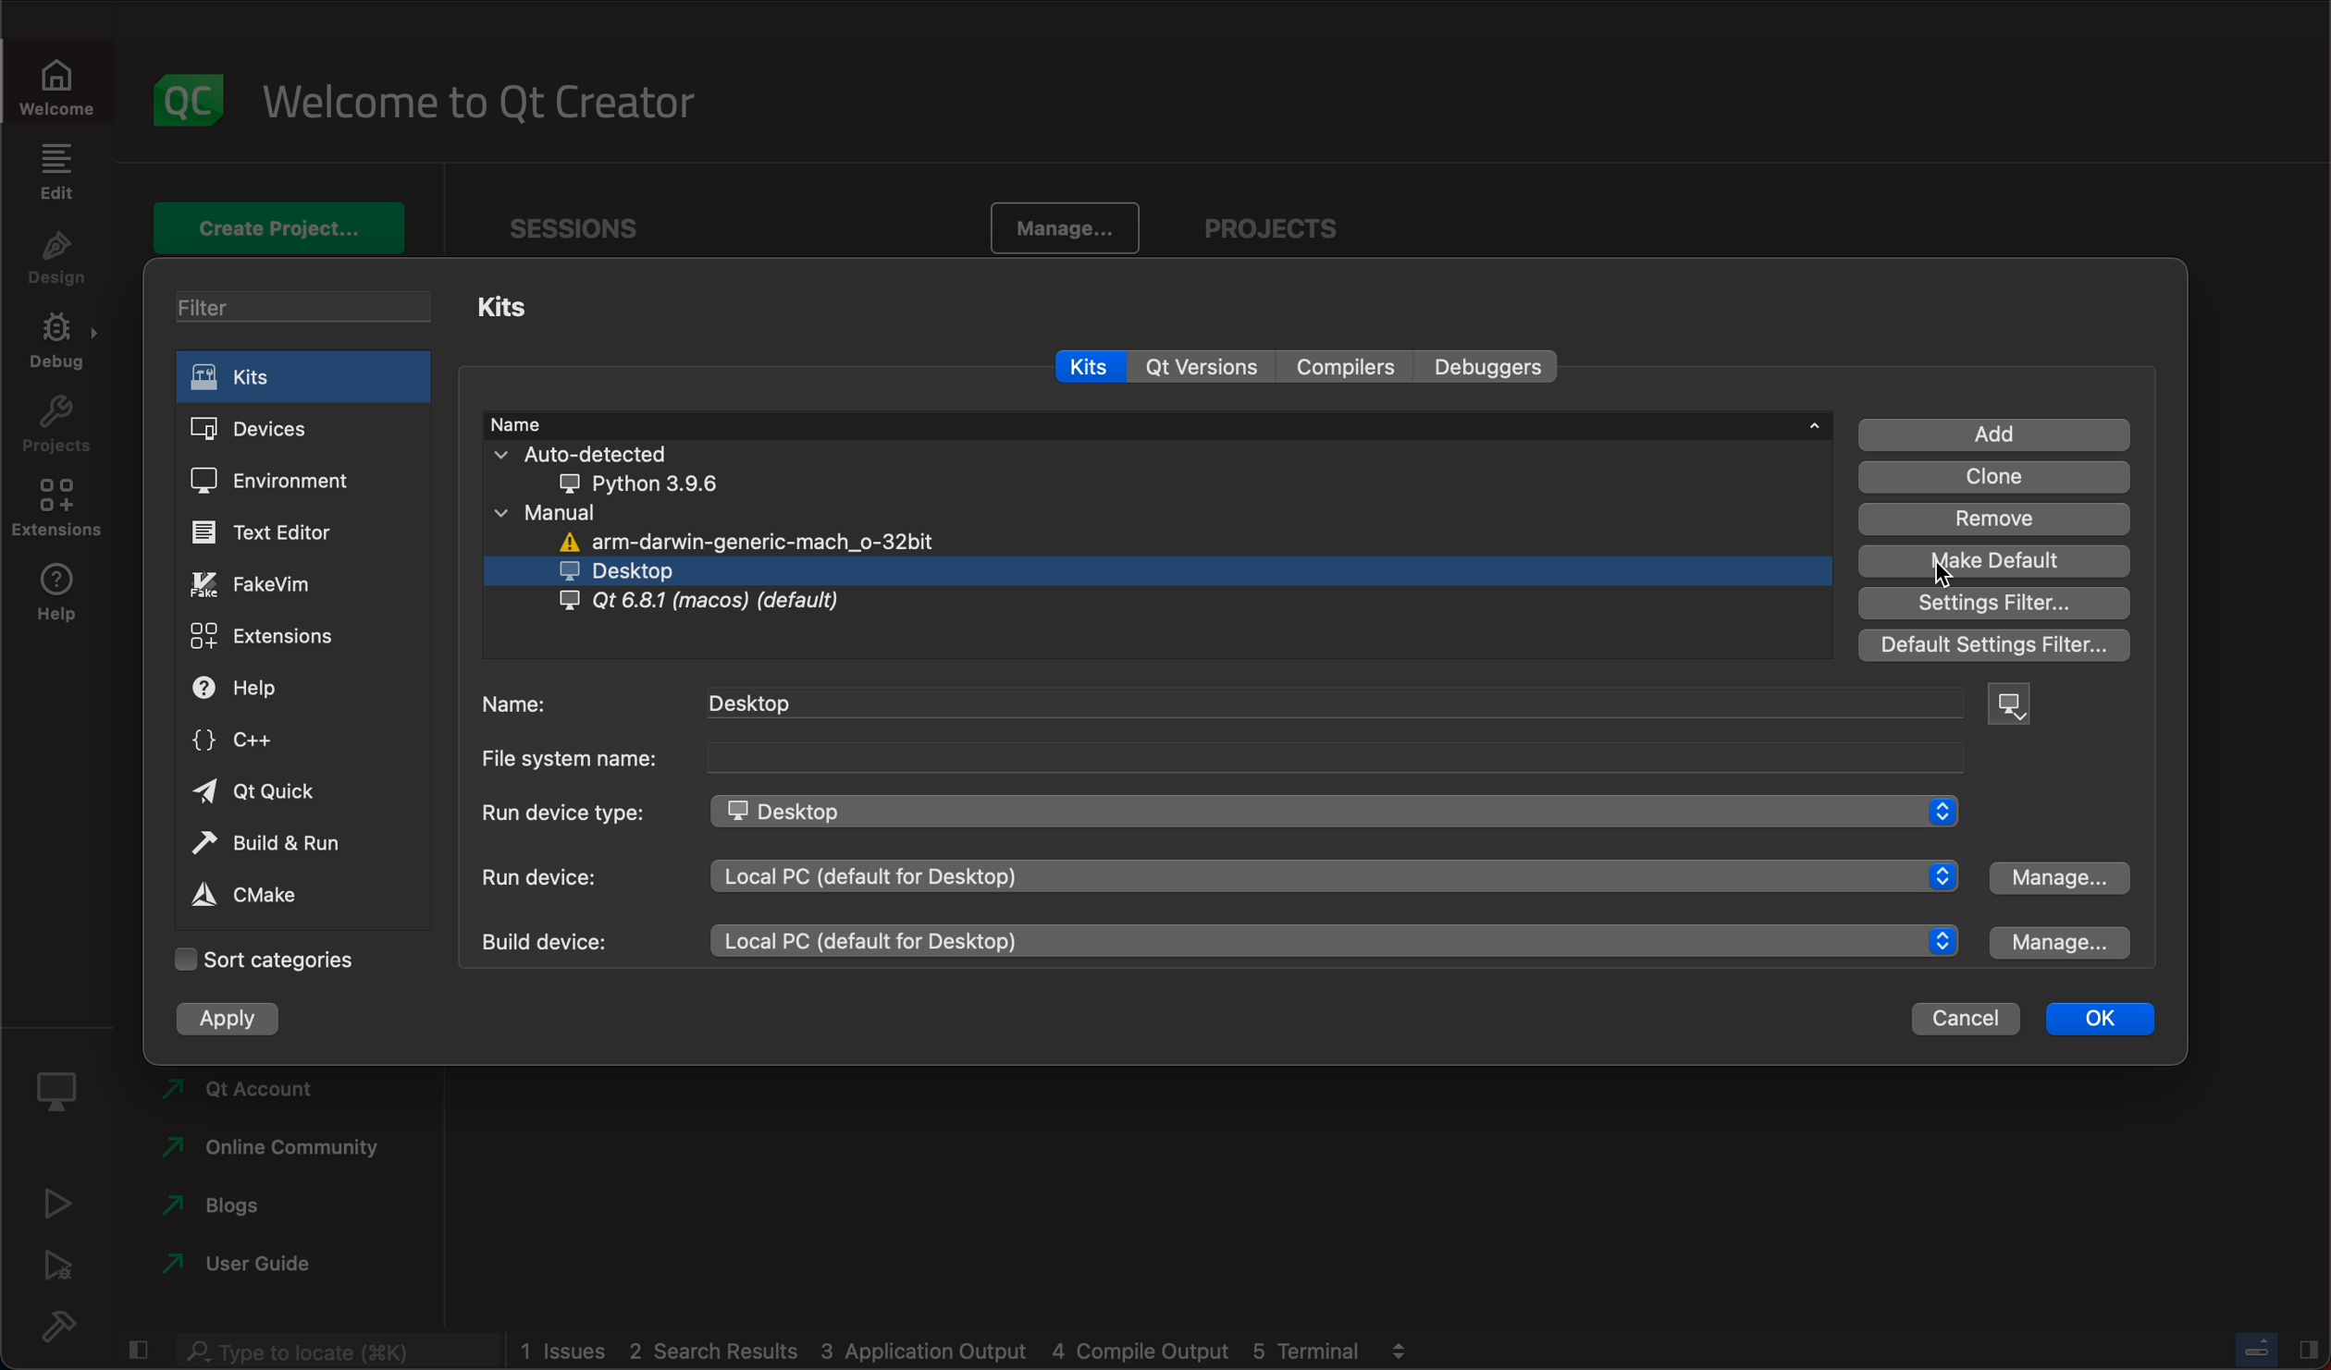  Describe the element at coordinates (134, 1351) in the screenshot. I see `hide/show left sidebar` at that location.